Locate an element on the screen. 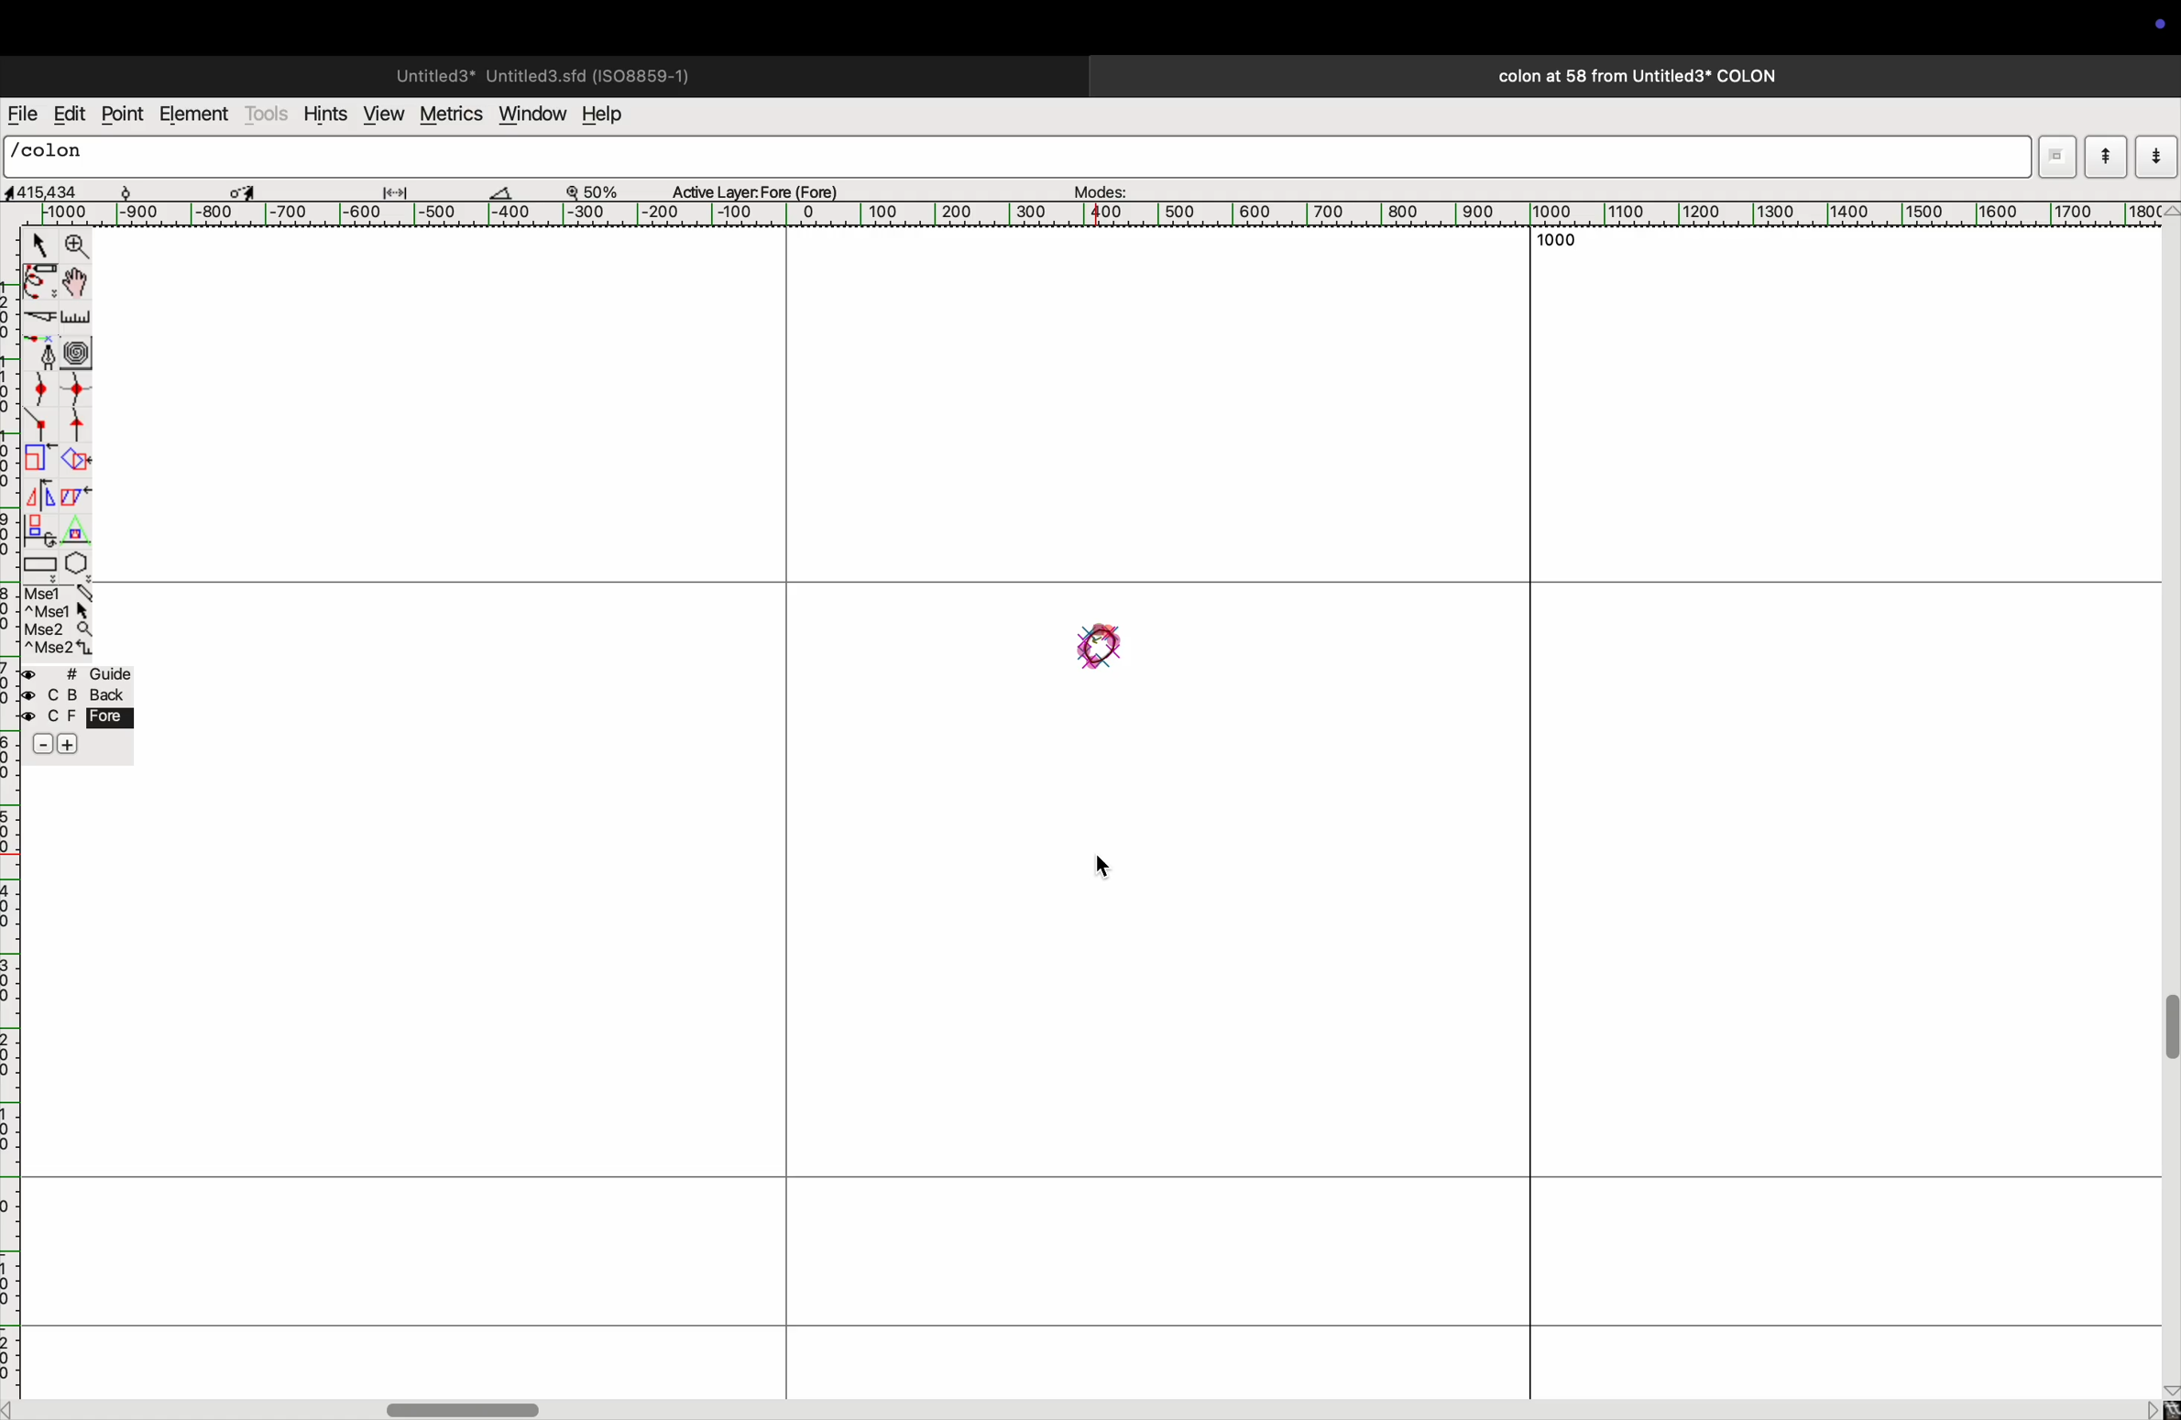 The image size is (2181, 1420). toogle is located at coordinates (75, 284).